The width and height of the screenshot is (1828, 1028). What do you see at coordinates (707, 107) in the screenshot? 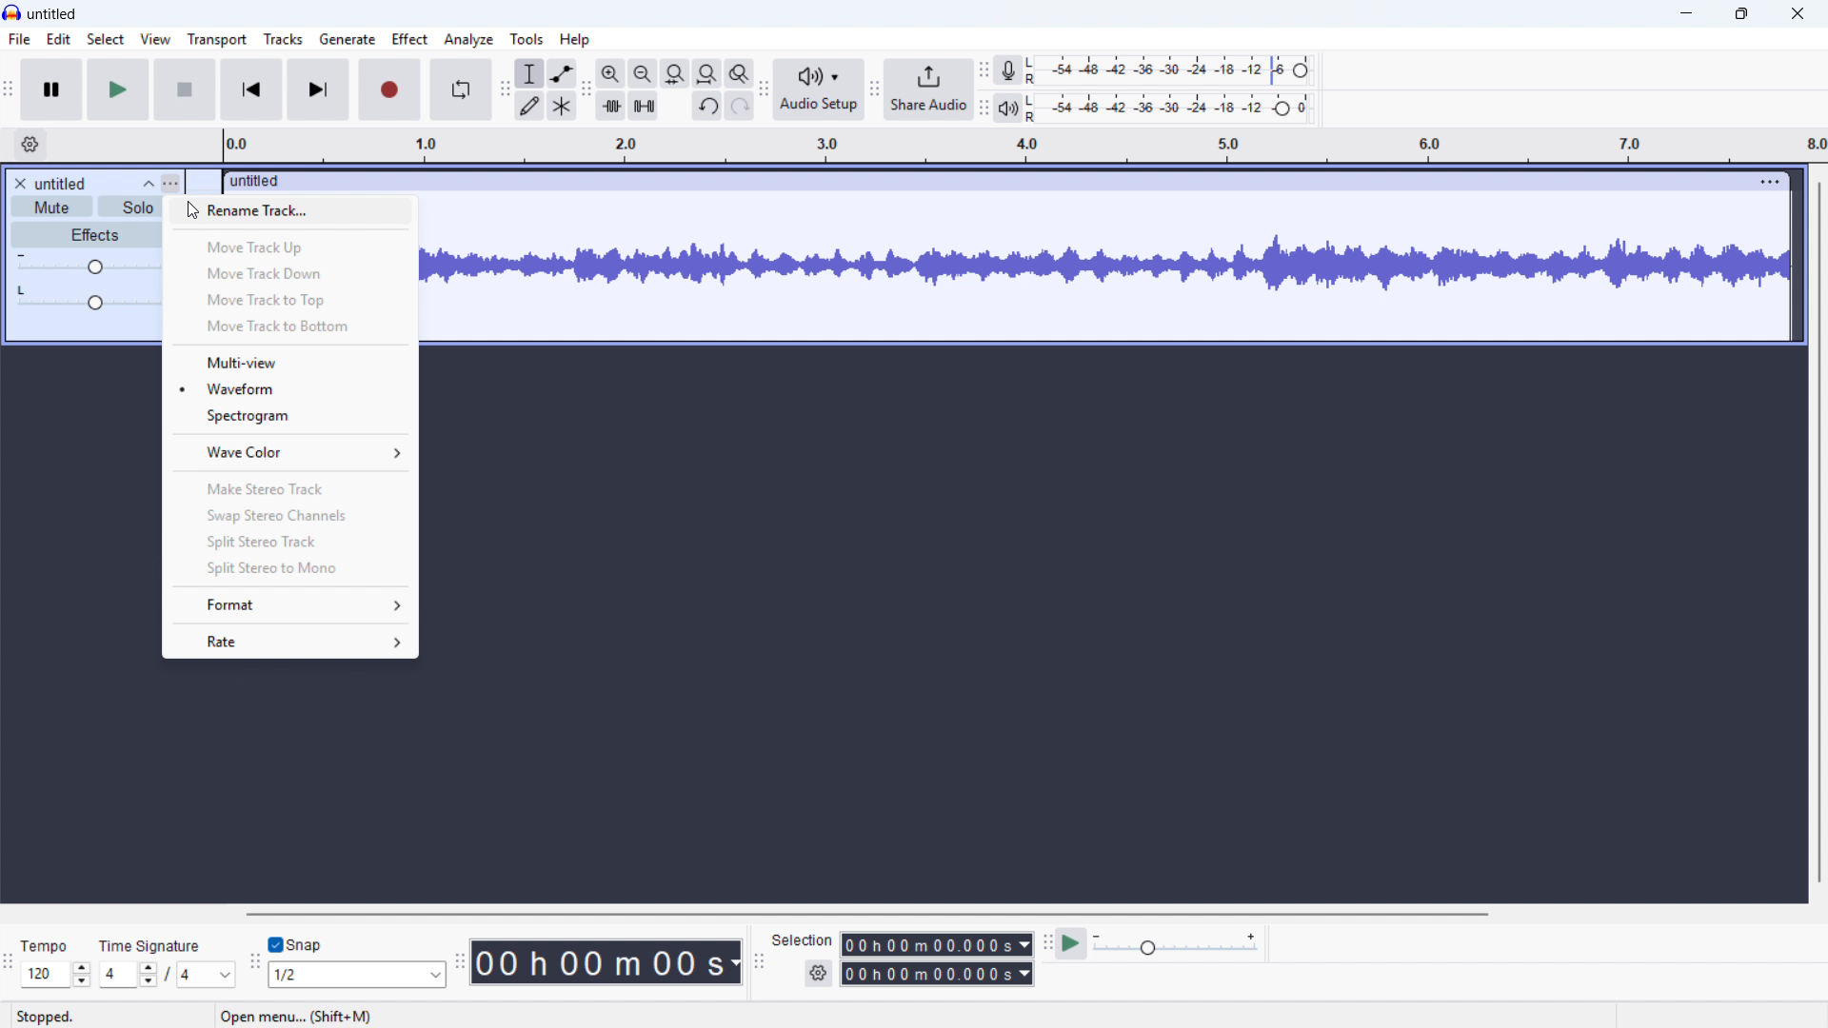
I see `Undo` at bounding box center [707, 107].